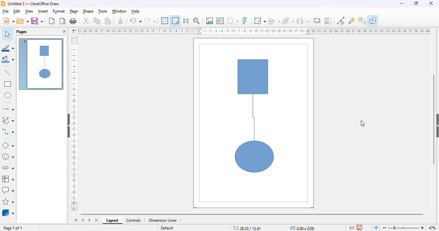 The height and width of the screenshot is (231, 439). I want to click on view, so click(29, 11).